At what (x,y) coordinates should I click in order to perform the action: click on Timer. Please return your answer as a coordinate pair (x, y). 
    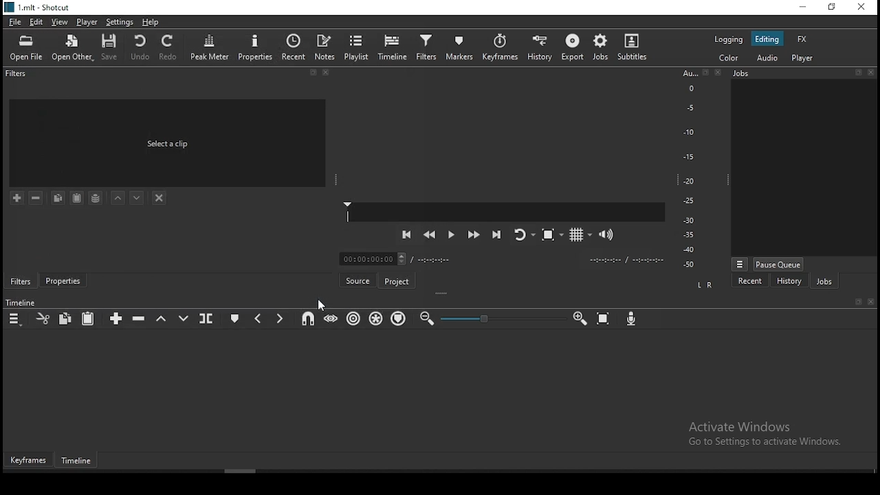
    Looking at the image, I should click on (503, 258).